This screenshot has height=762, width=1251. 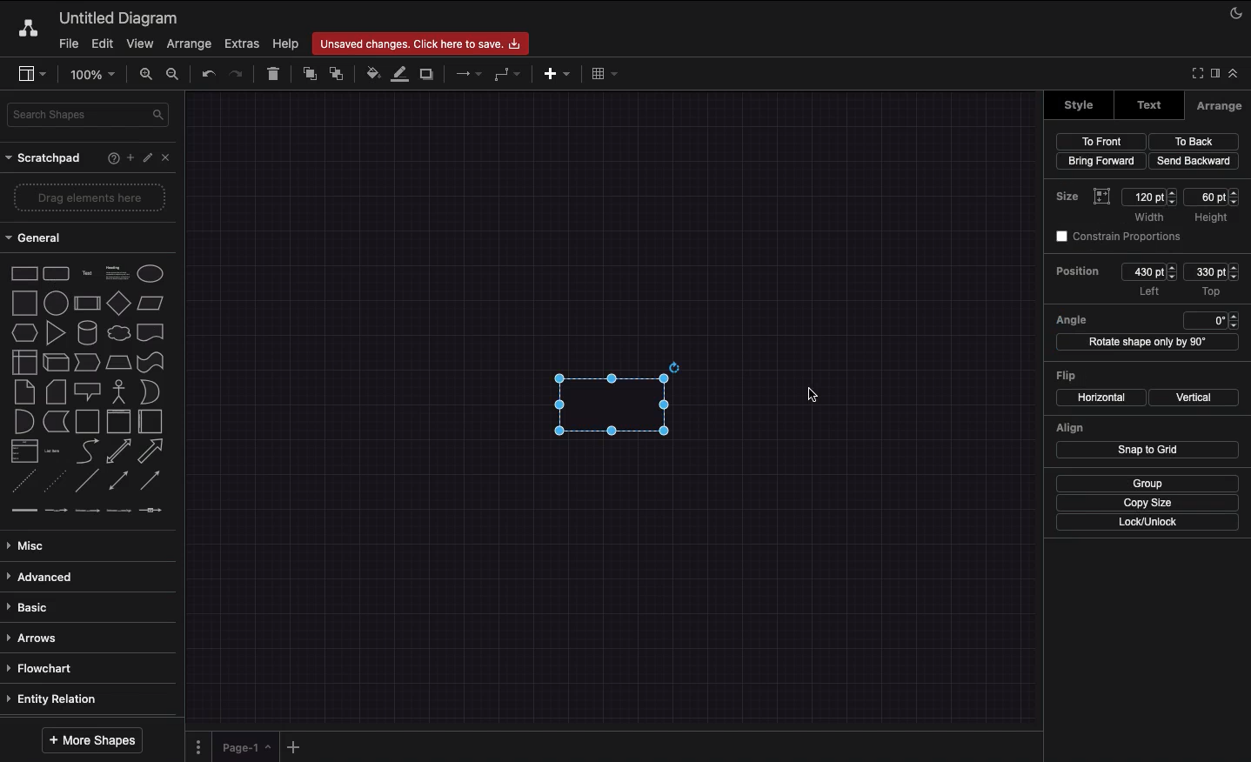 I want to click on Angle, so click(x=1146, y=320).